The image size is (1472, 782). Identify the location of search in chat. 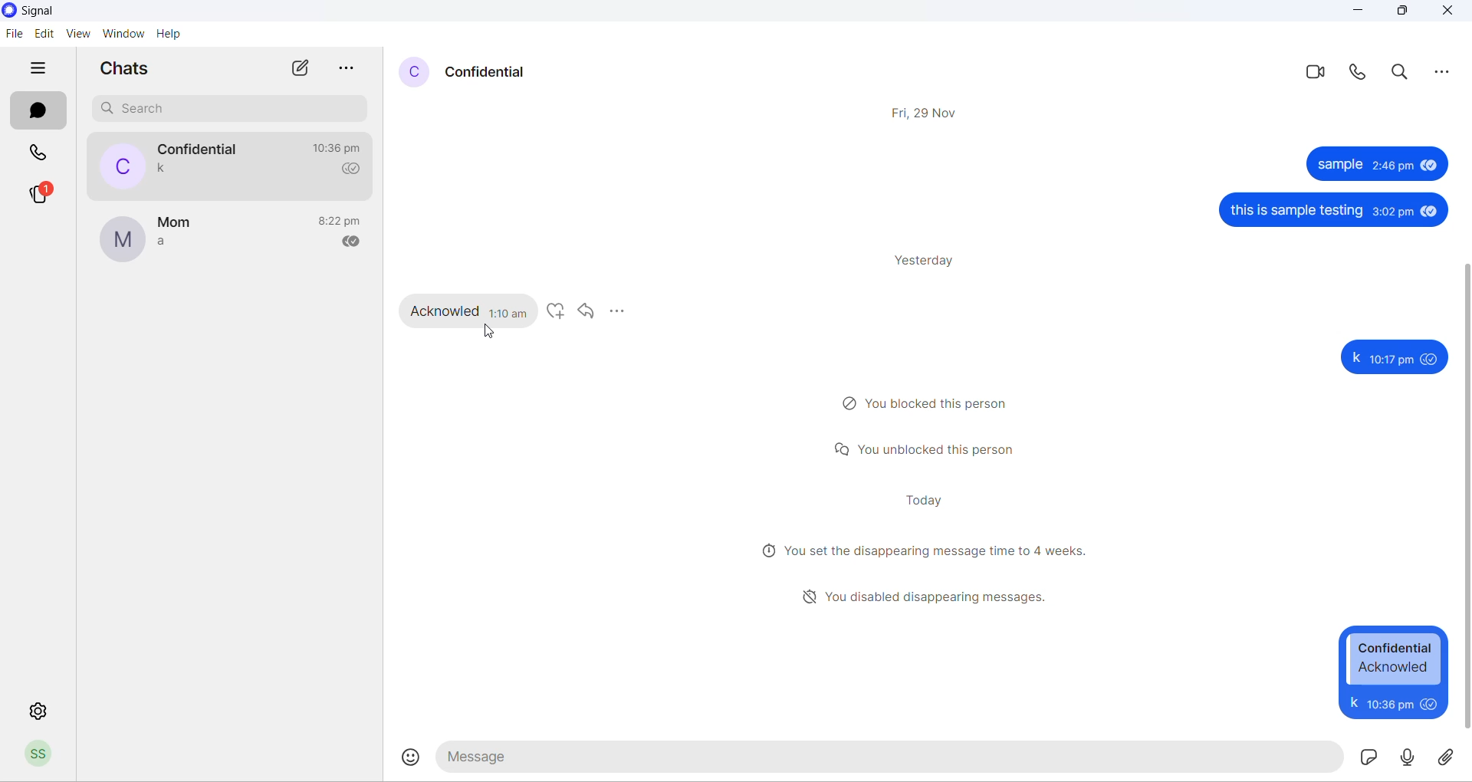
(1401, 73).